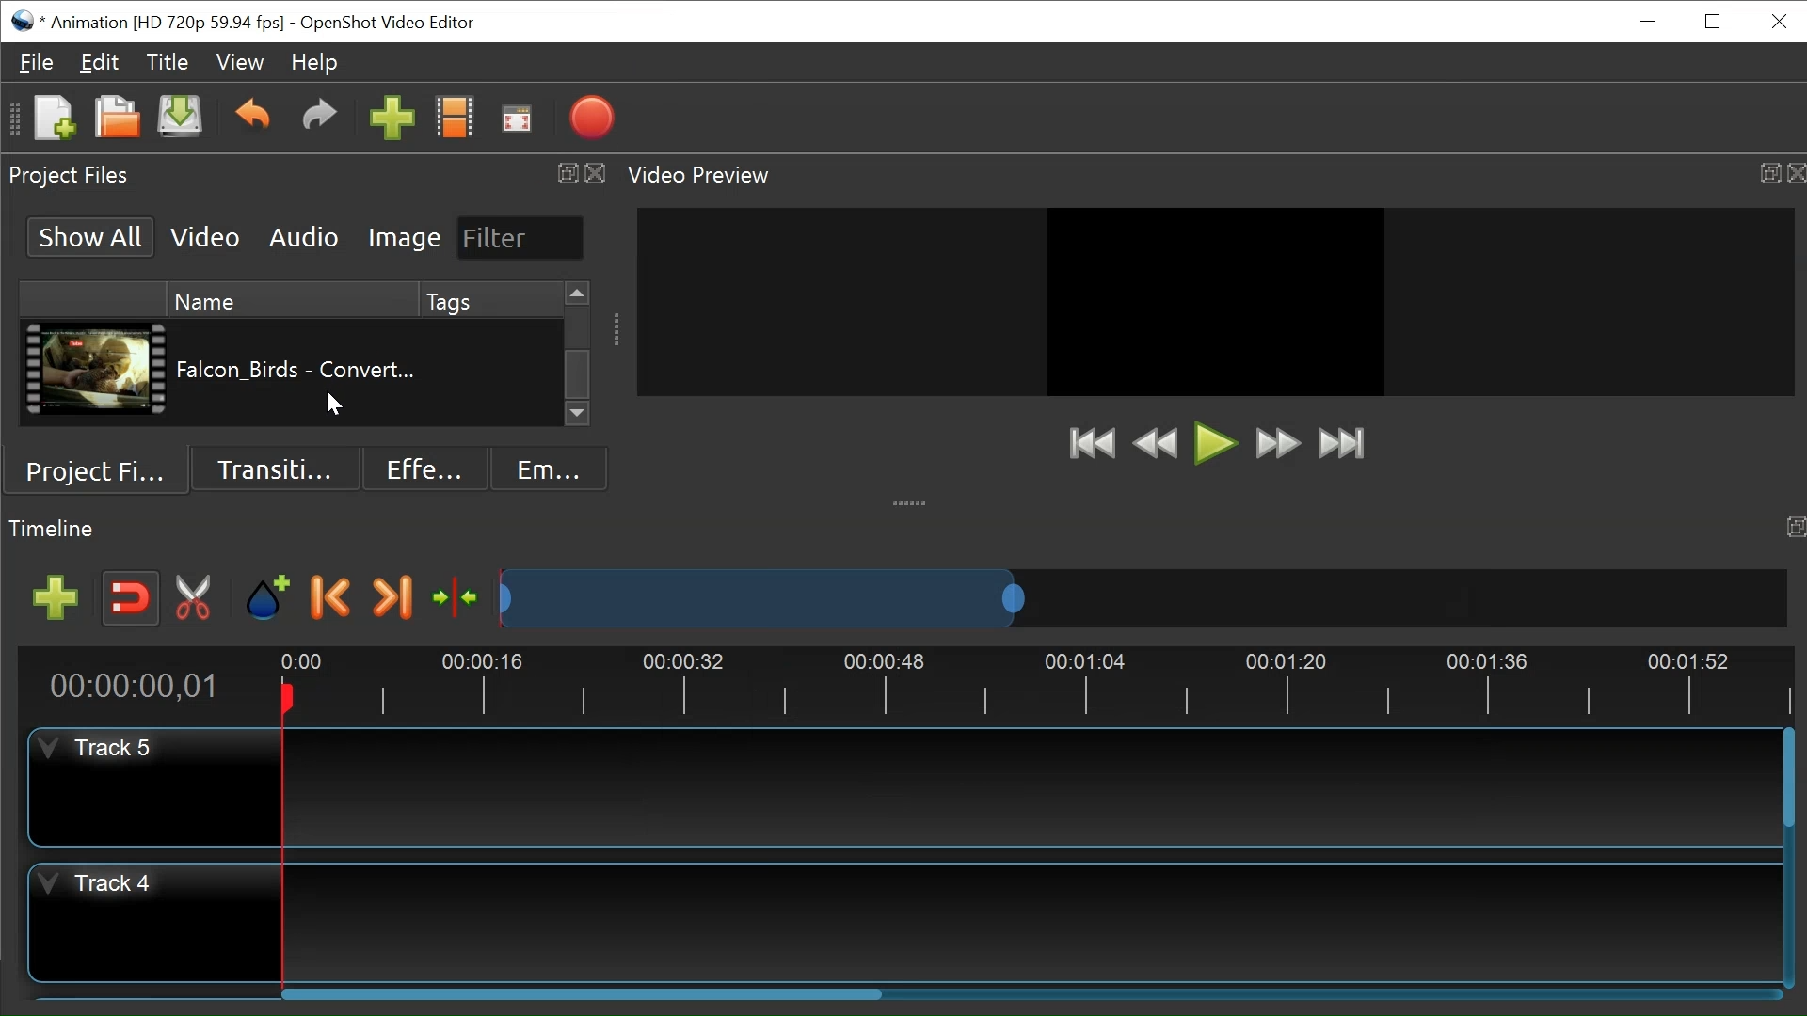 Image resolution: width=1807 pixels, height=1016 pixels. Describe the element at coordinates (580, 414) in the screenshot. I see `Scroll down` at that location.